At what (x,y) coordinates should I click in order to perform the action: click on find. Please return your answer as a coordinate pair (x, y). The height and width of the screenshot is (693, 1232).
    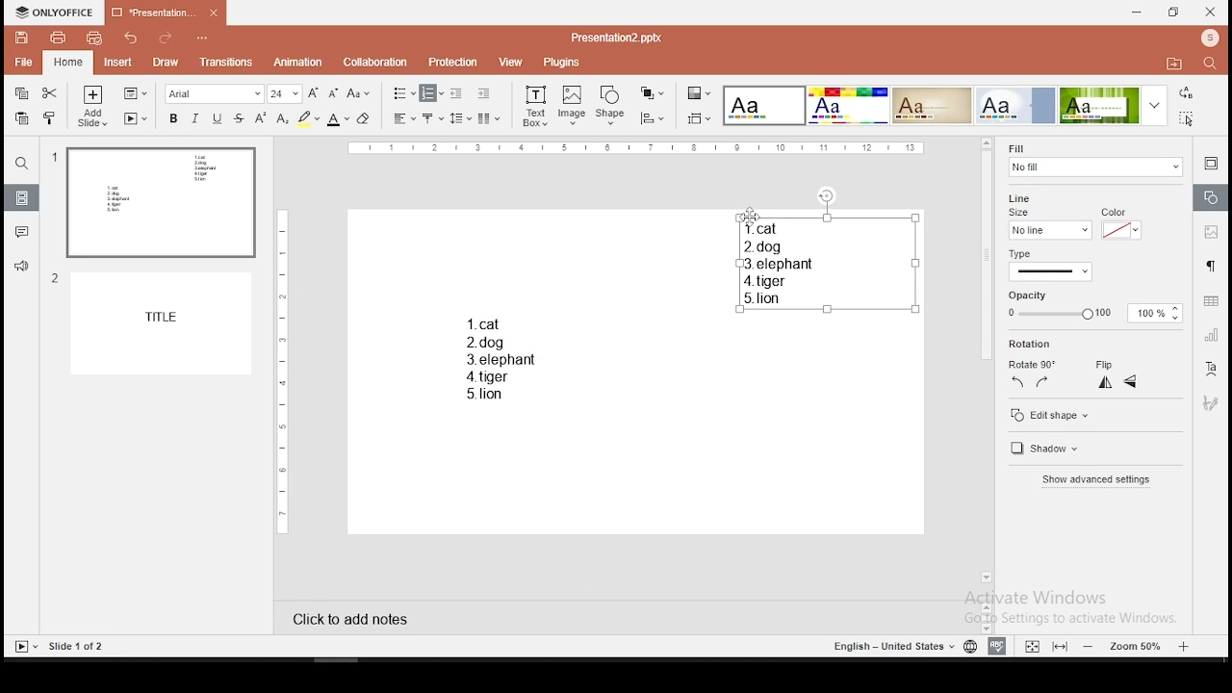
    Looking at the image, I should click on (20, 164).